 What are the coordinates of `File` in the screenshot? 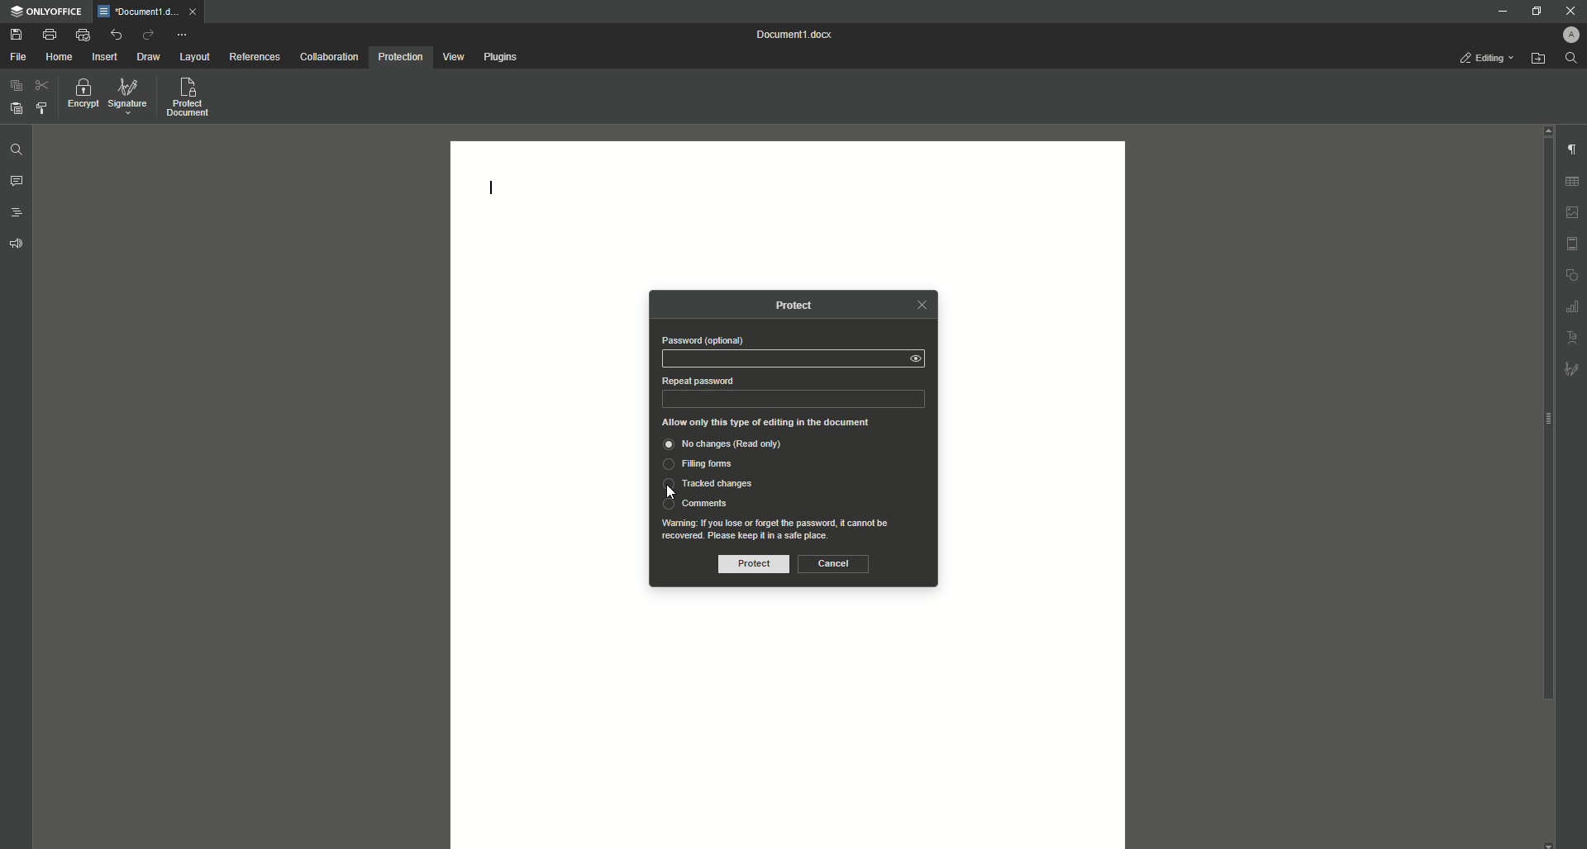 It's located at (17, 57).